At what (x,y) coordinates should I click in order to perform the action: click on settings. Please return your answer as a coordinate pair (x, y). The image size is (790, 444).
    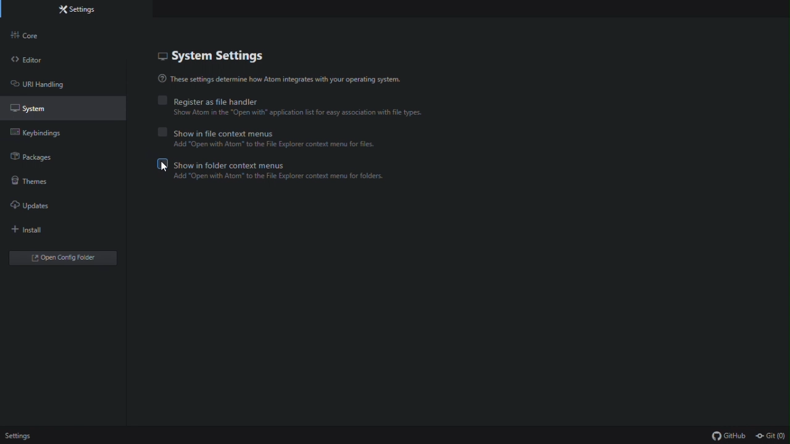
    Looking at the image, I should click on (75, 10).